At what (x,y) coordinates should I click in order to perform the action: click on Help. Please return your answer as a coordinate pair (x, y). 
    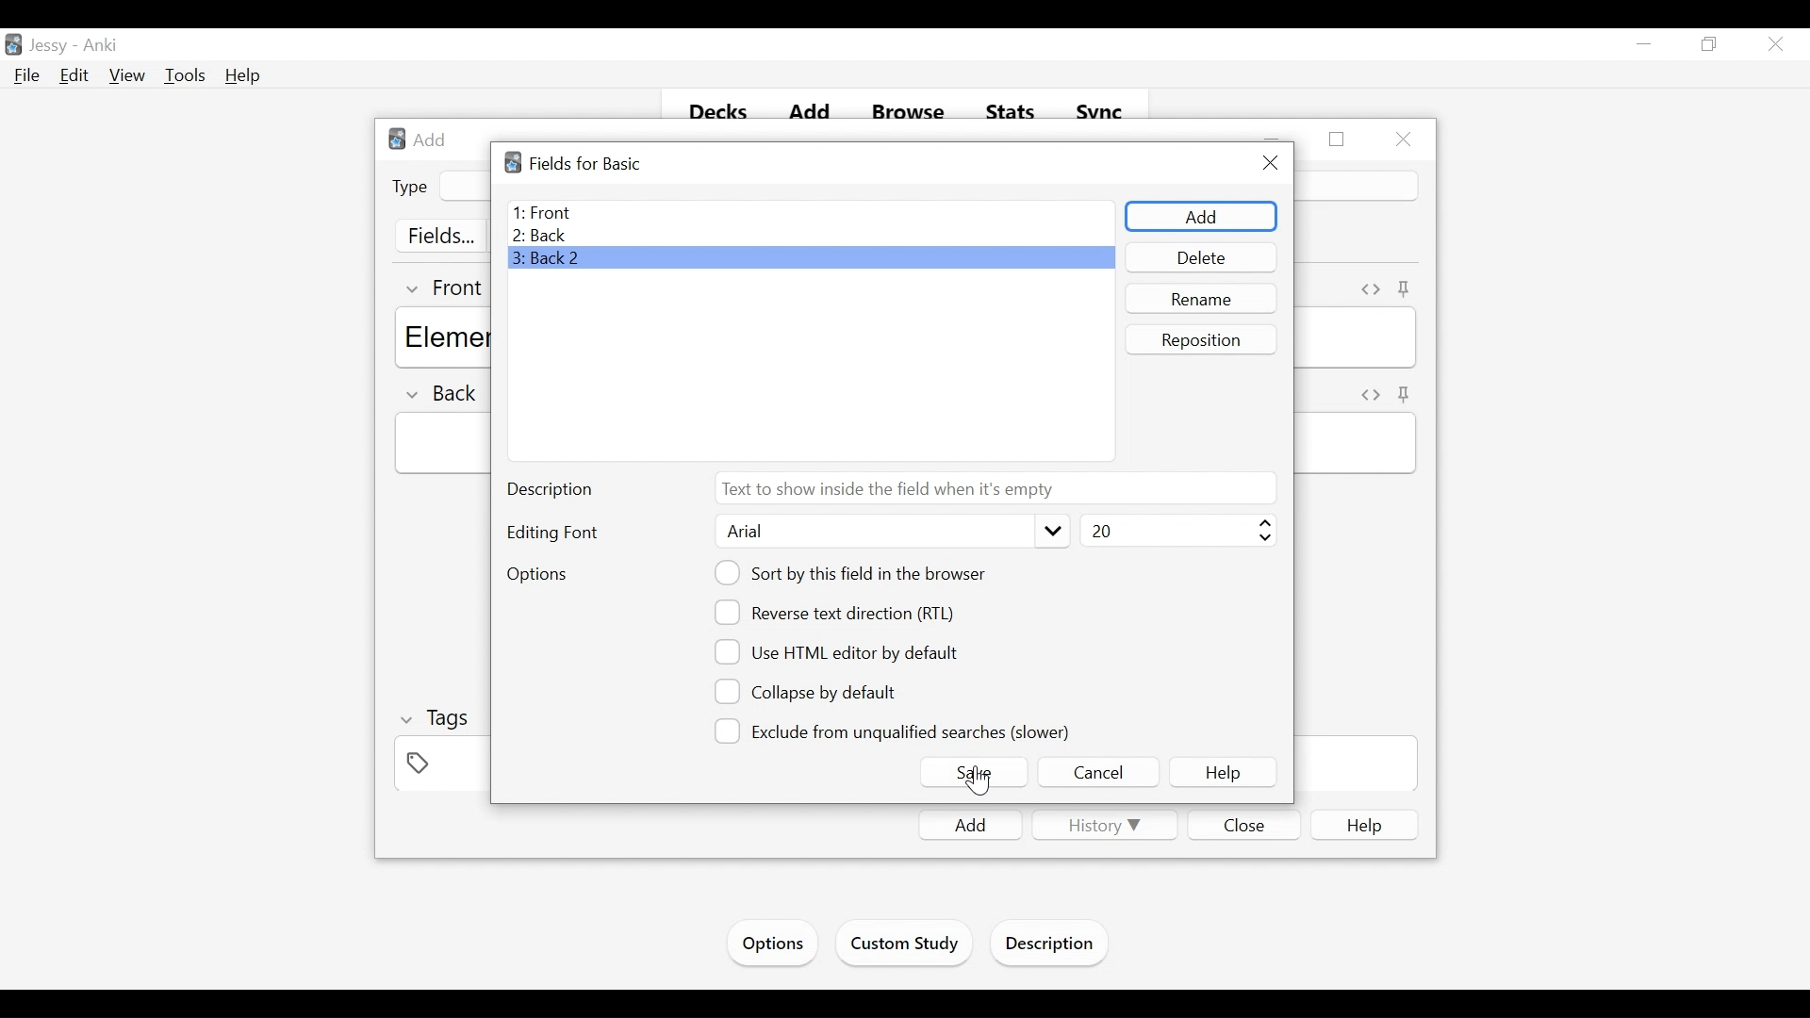
    Looking at the image, I should click on (244, 75).